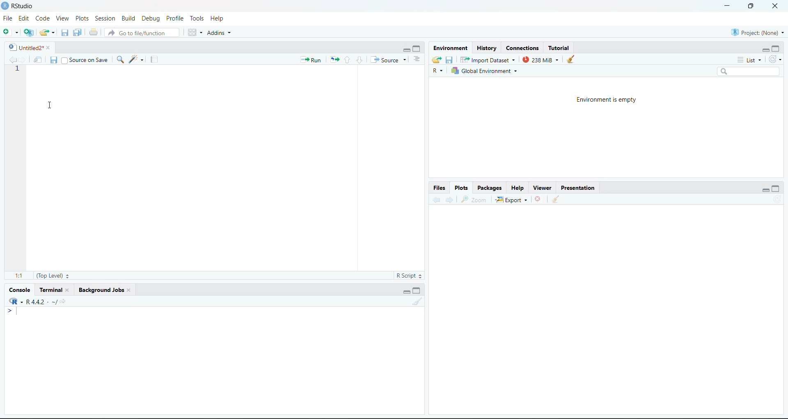 The width and height of the screenshot is (788, 419). What do you see at coordinates (23, 6) in the screenshot?
I see `RStudio` at bounding box center [23, 6].